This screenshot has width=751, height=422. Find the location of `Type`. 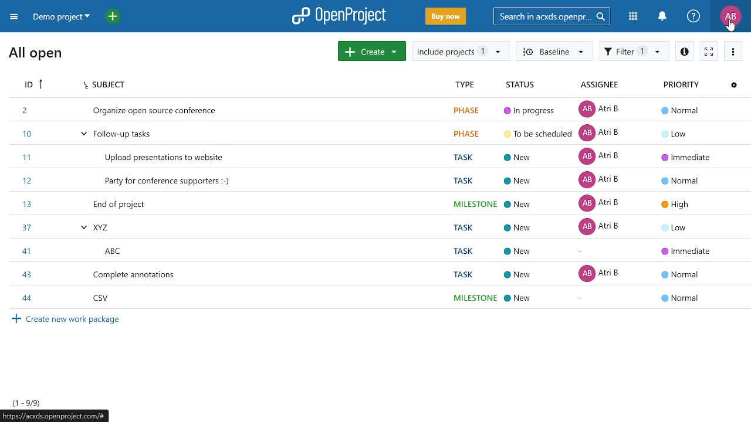

Type is located at coordinates (465, 85).